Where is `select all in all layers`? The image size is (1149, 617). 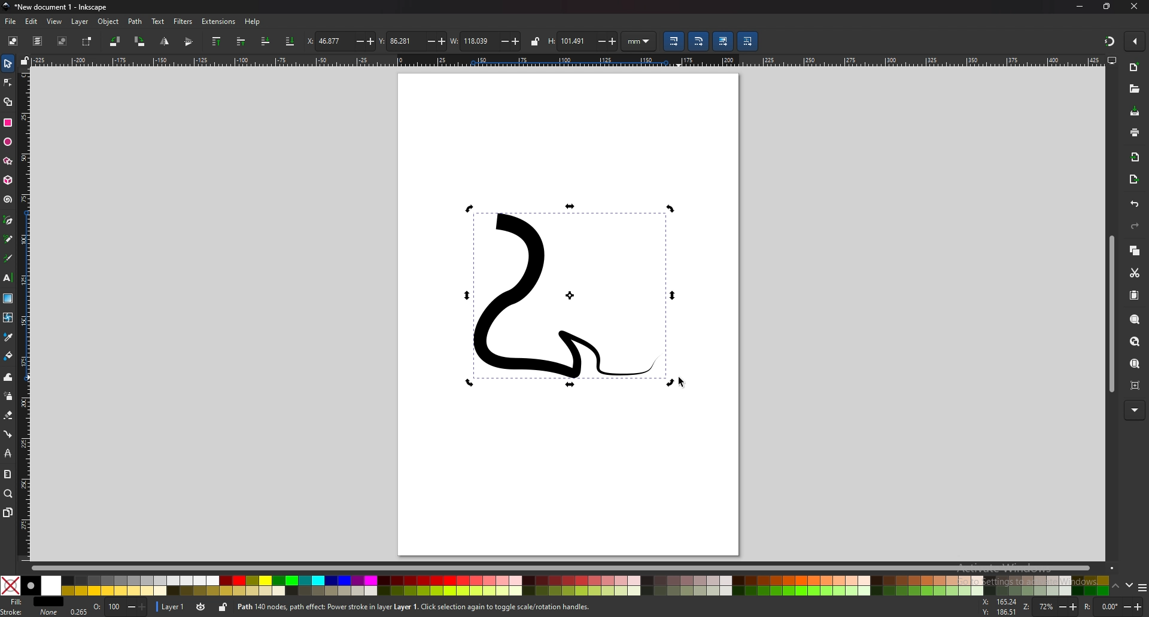
select all in all layers is located at coordinates (37, 41).